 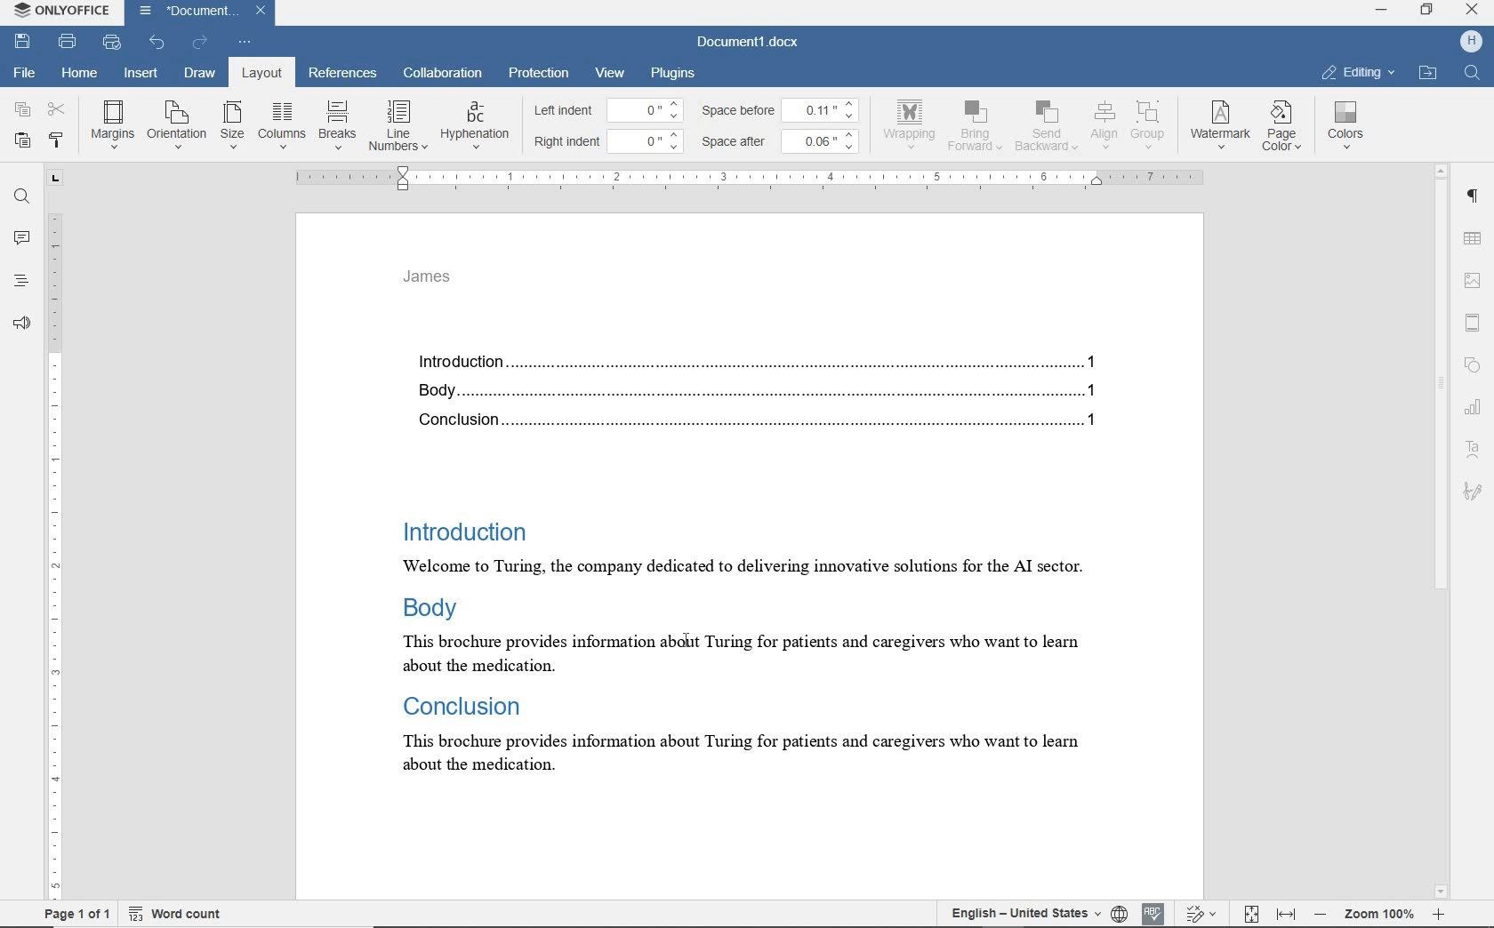 I want to click on system name, so click(x=64, y=12).